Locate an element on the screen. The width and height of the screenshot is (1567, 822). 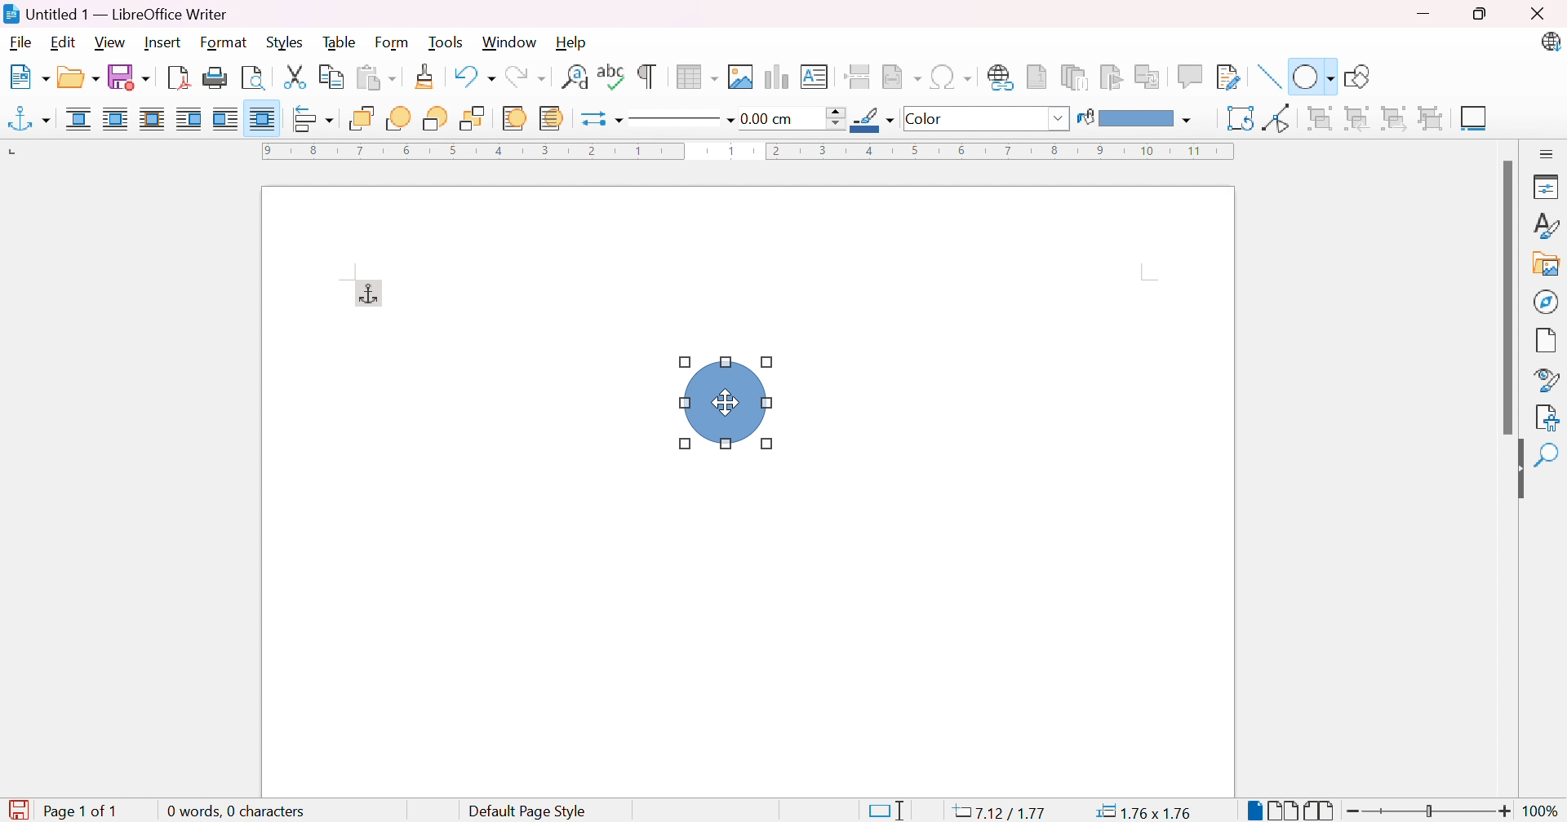
Redo is located at coordinates (526, 77).